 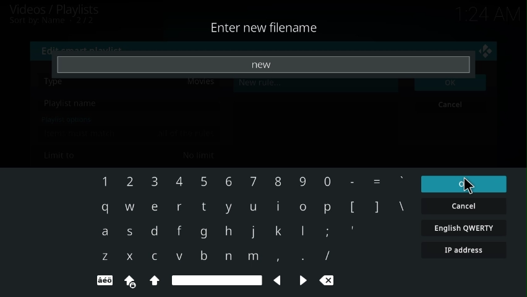 I want to click on ., so click(x=302, y=257).